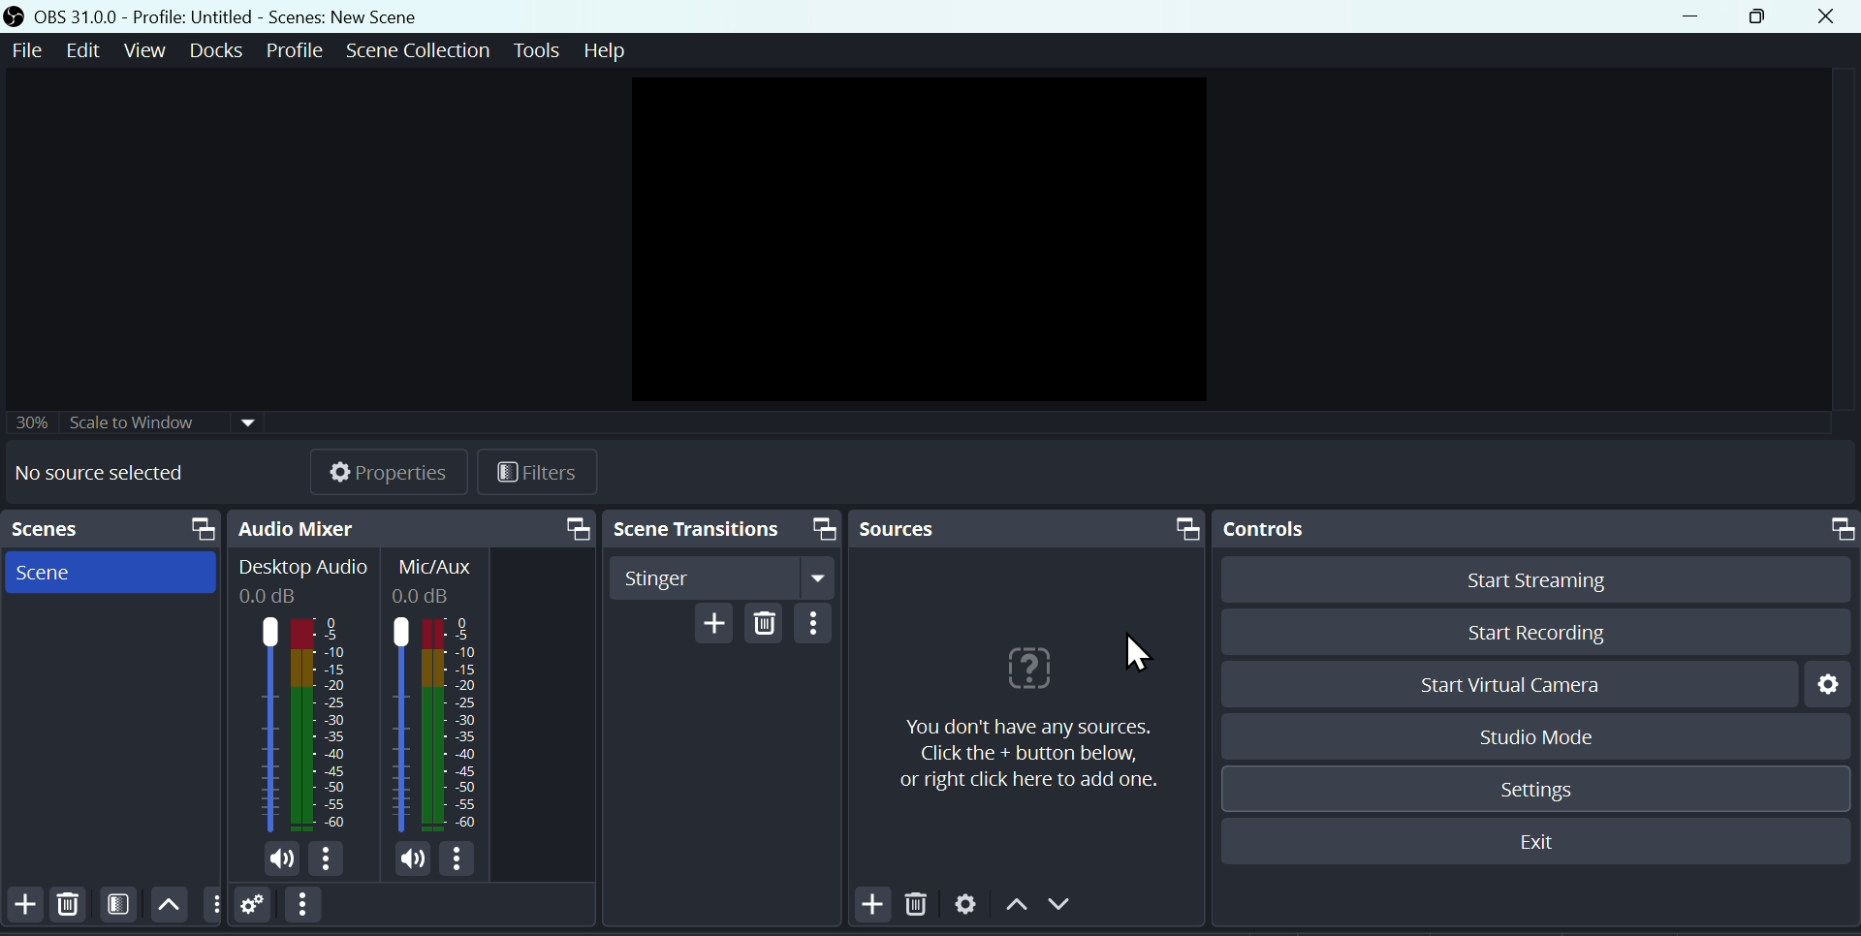 Image resolution: width=1861 pixels, height=936 pixels. I want to click on Studio mode, so click(1535, 739).